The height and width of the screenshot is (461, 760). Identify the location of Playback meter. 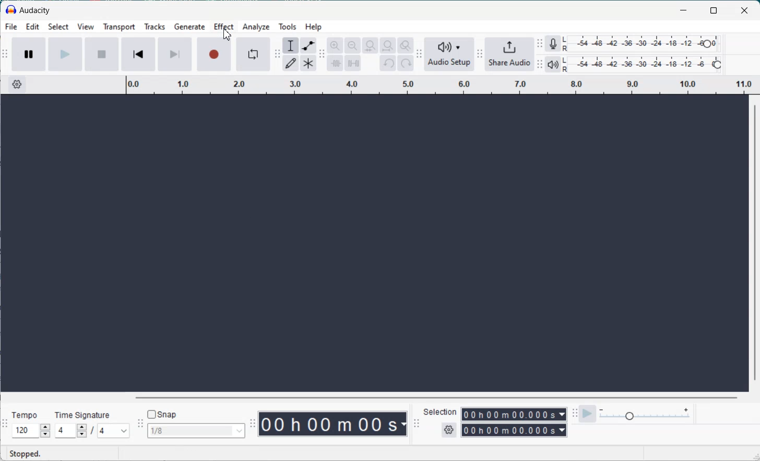
(552, 65).